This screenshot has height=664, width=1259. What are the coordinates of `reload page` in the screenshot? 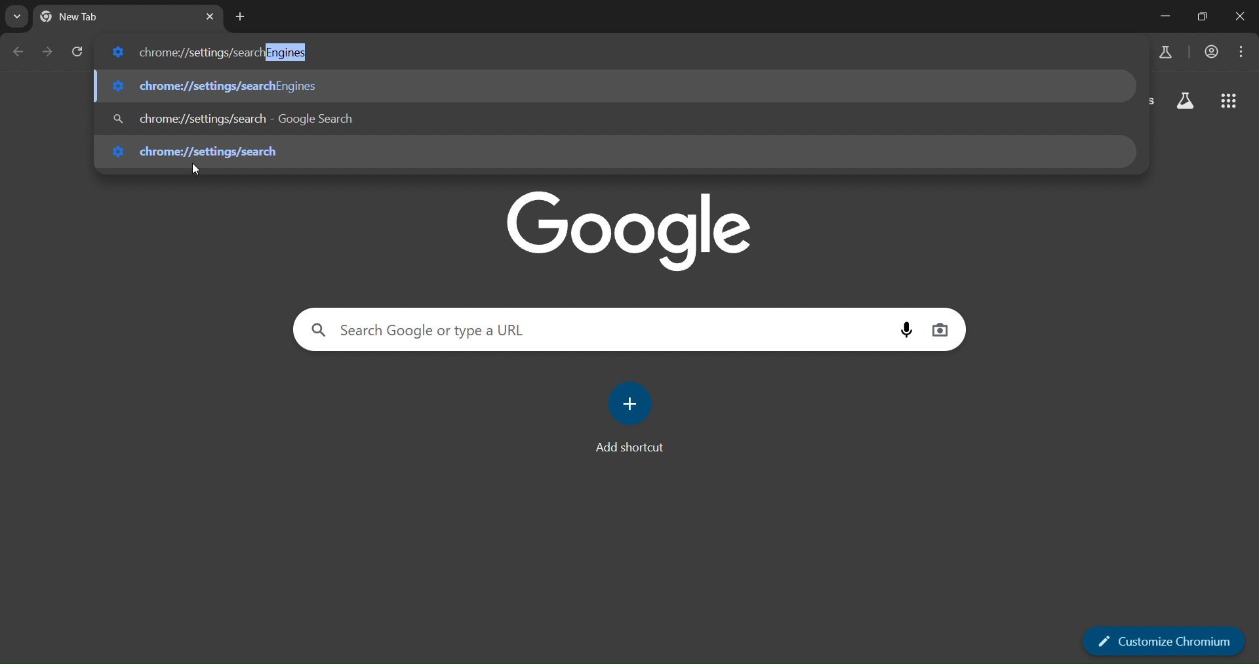 It's located at (79, 52).